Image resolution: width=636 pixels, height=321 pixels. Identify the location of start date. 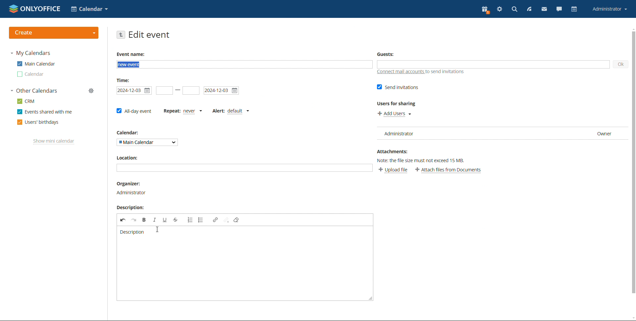
(165, 90).